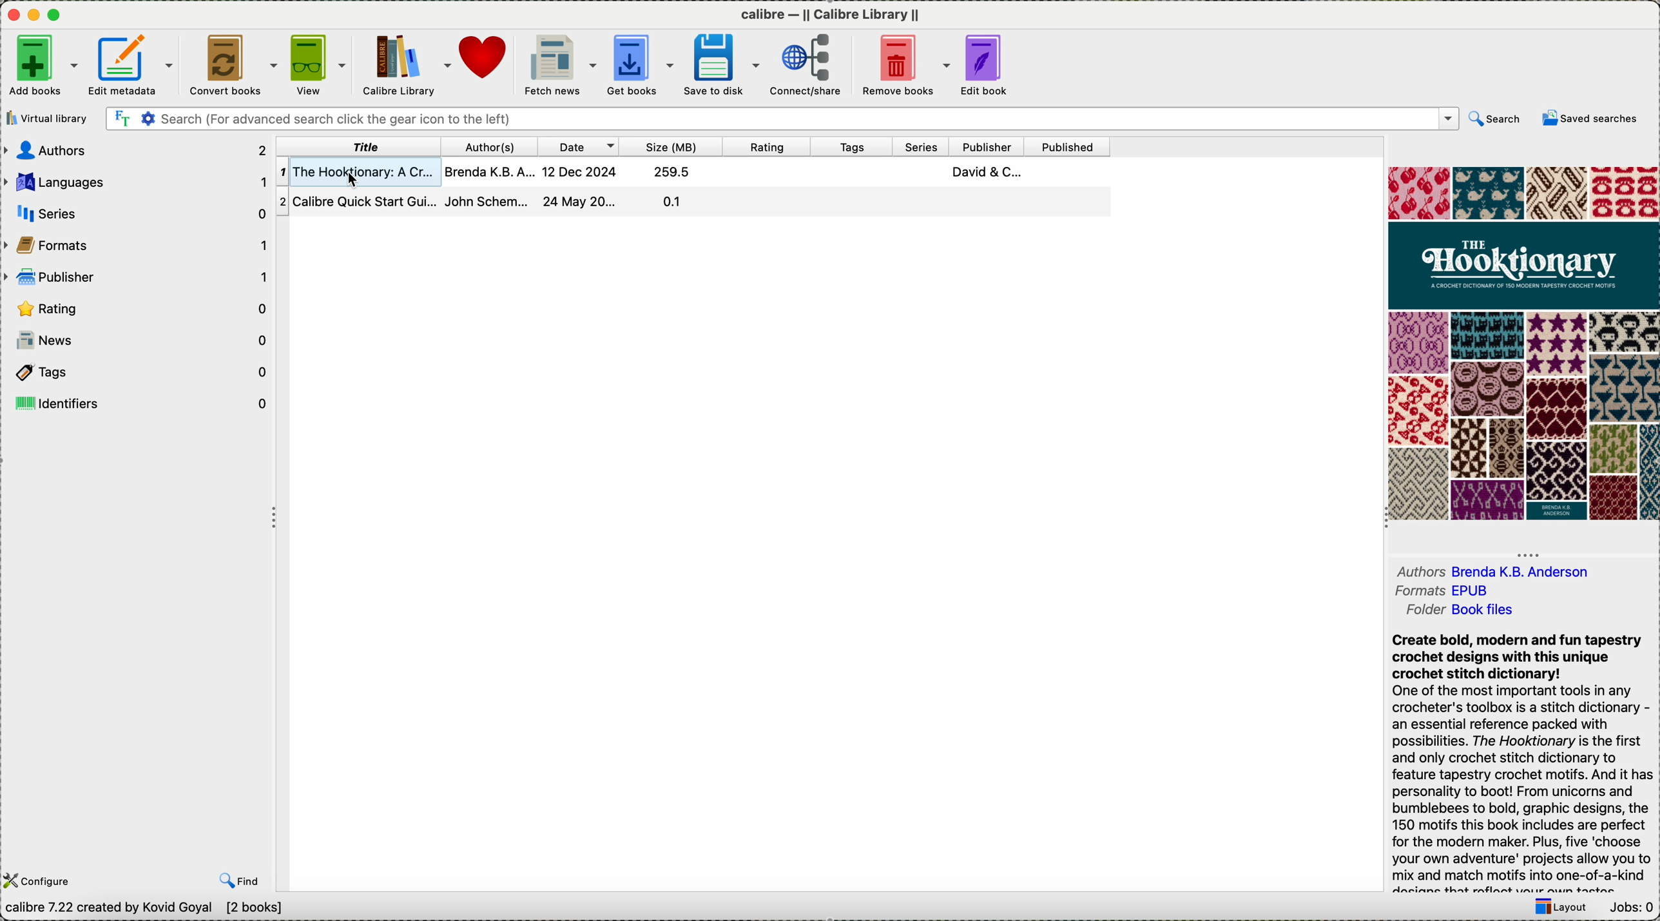  Describe the element at coordinates (51, 119) in the screenshot. I see `virtual library` at that location.